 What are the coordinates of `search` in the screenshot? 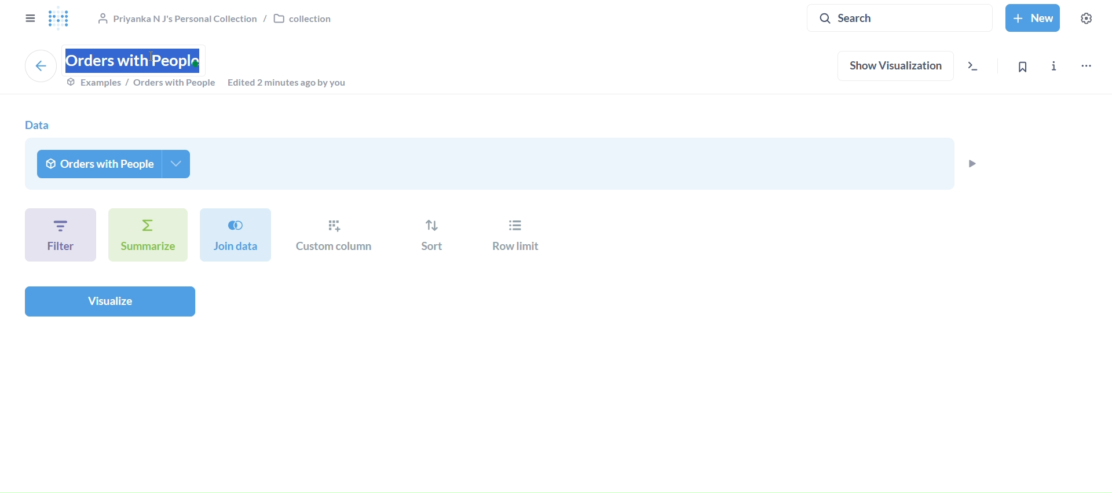 It's located at (900, 17).